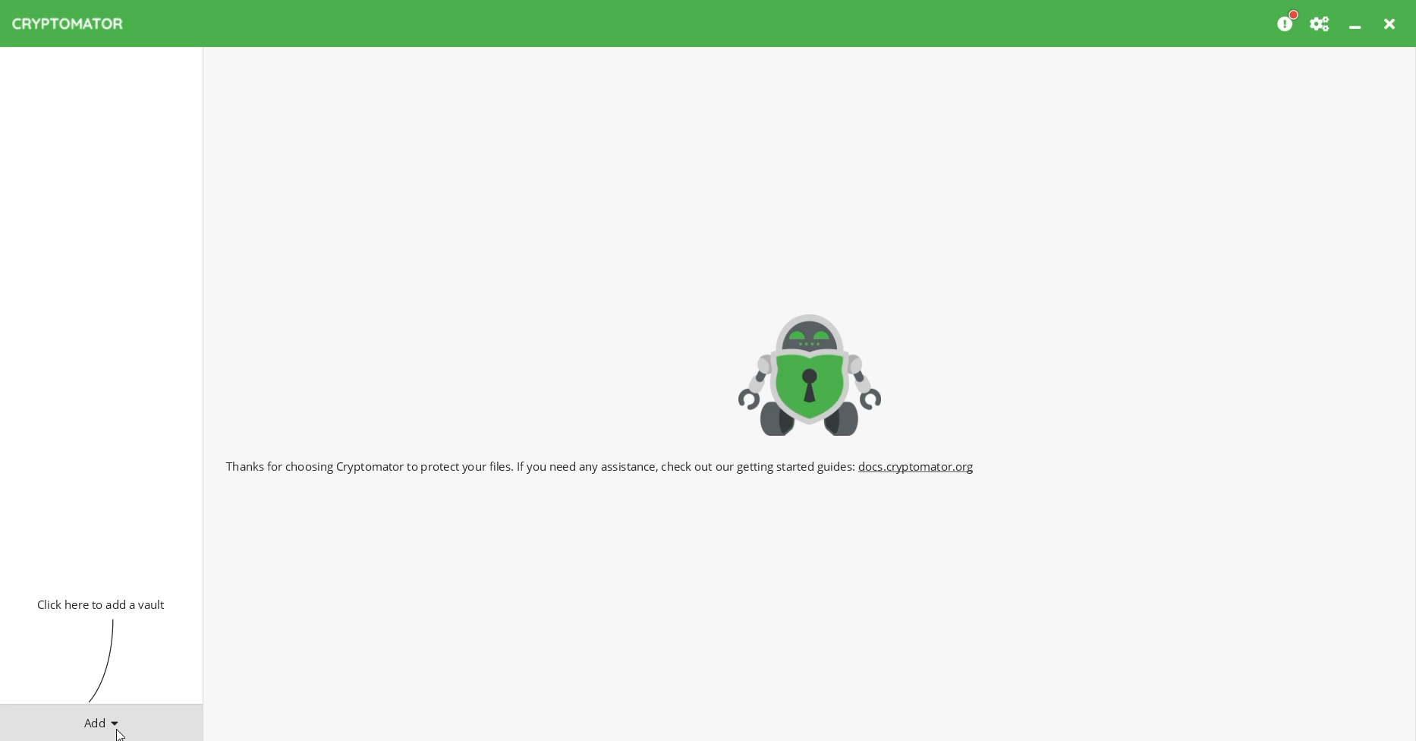  I want to click on Minimize, so click(1357, 24).